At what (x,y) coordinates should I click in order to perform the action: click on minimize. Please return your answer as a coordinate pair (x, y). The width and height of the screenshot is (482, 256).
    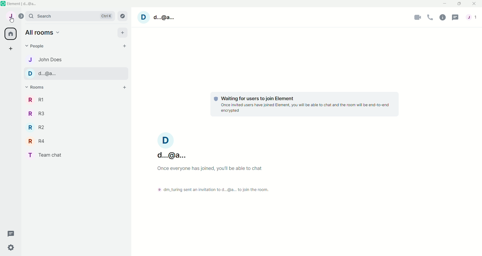
    Looking at the image, I should click on (445, 4).